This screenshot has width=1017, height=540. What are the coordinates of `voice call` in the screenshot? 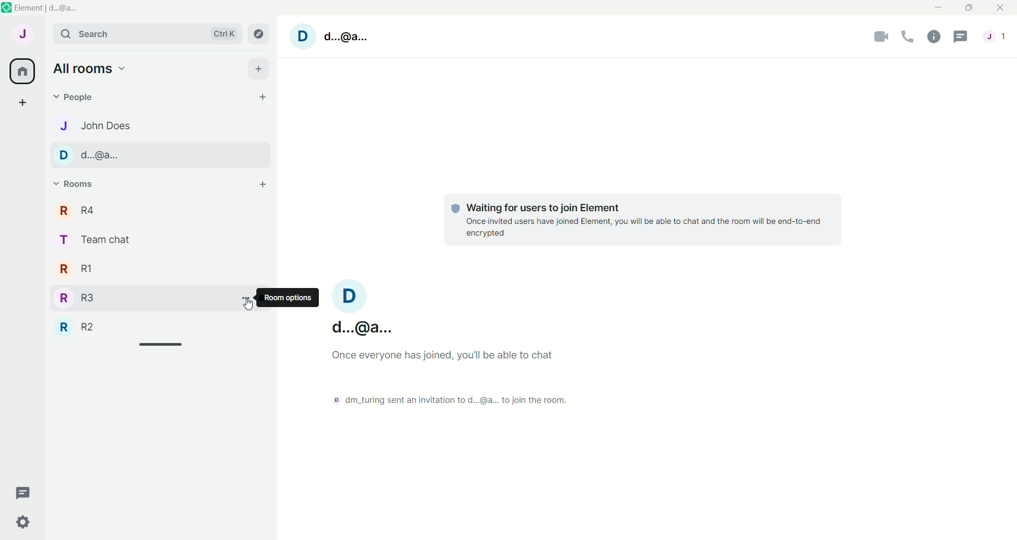 It's located at (908, 36).